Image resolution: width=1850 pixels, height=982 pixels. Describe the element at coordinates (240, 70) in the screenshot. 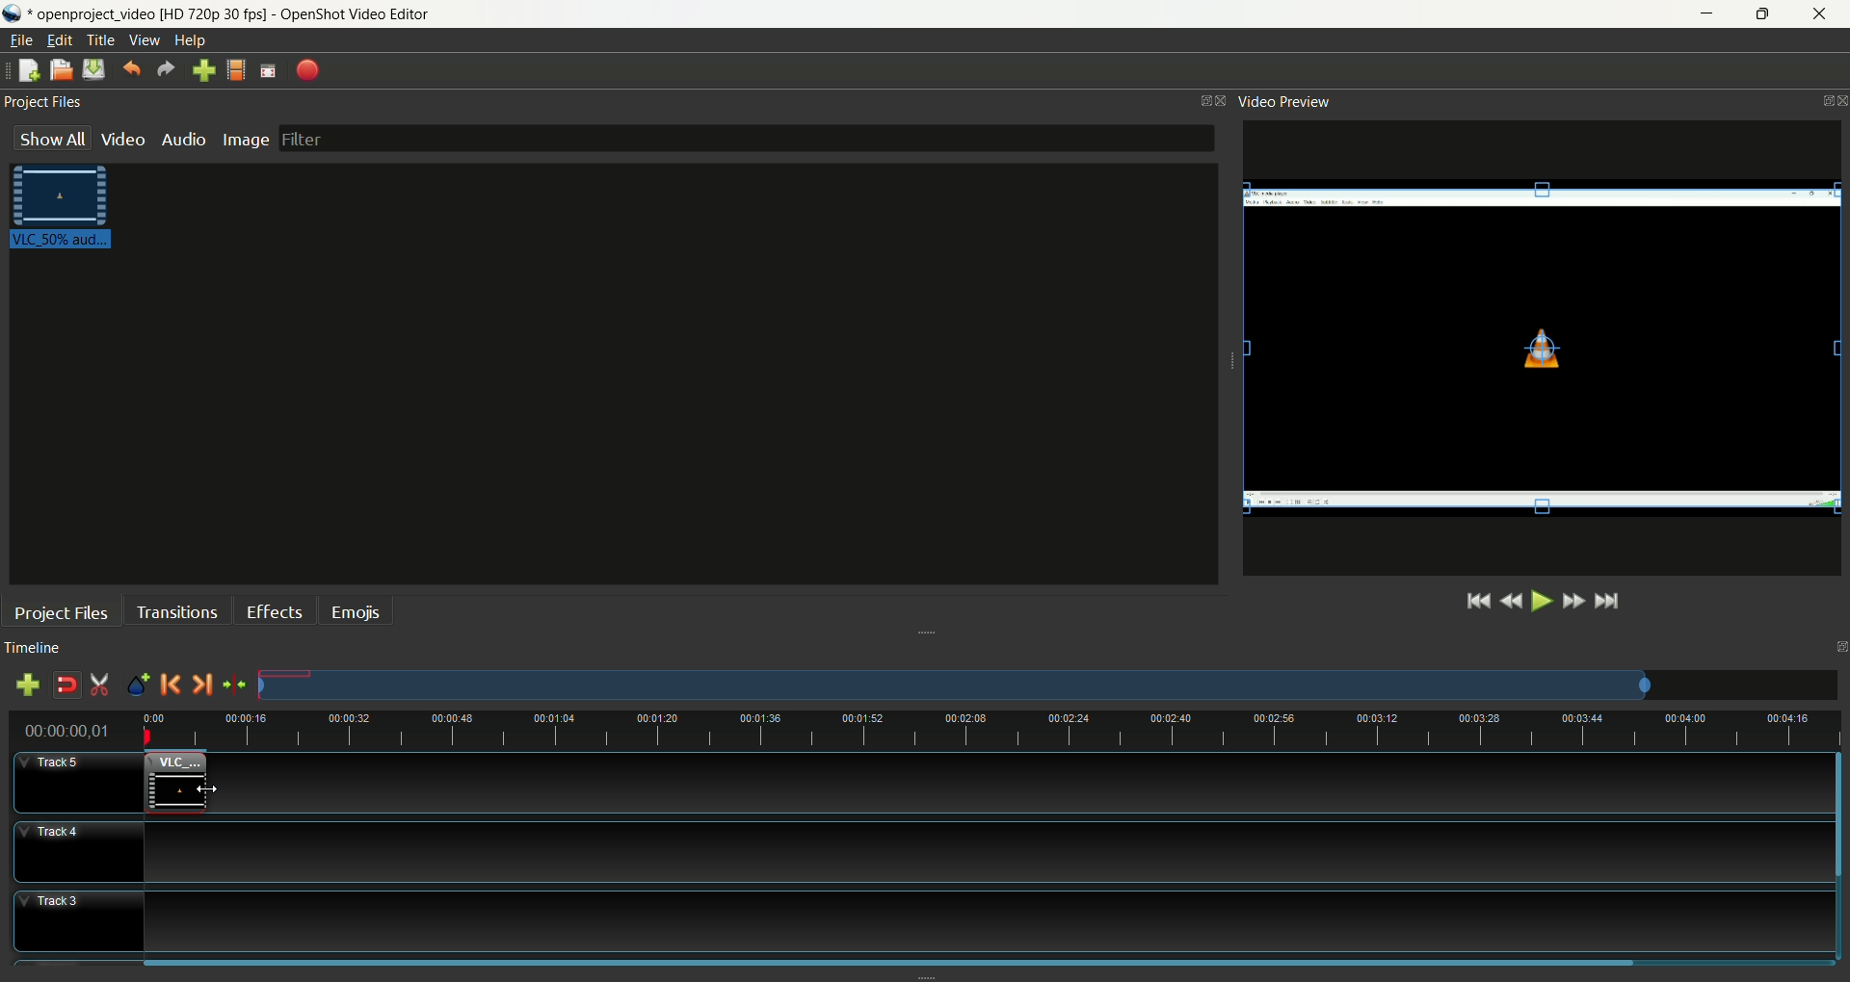

I see `choose profile` at that location.